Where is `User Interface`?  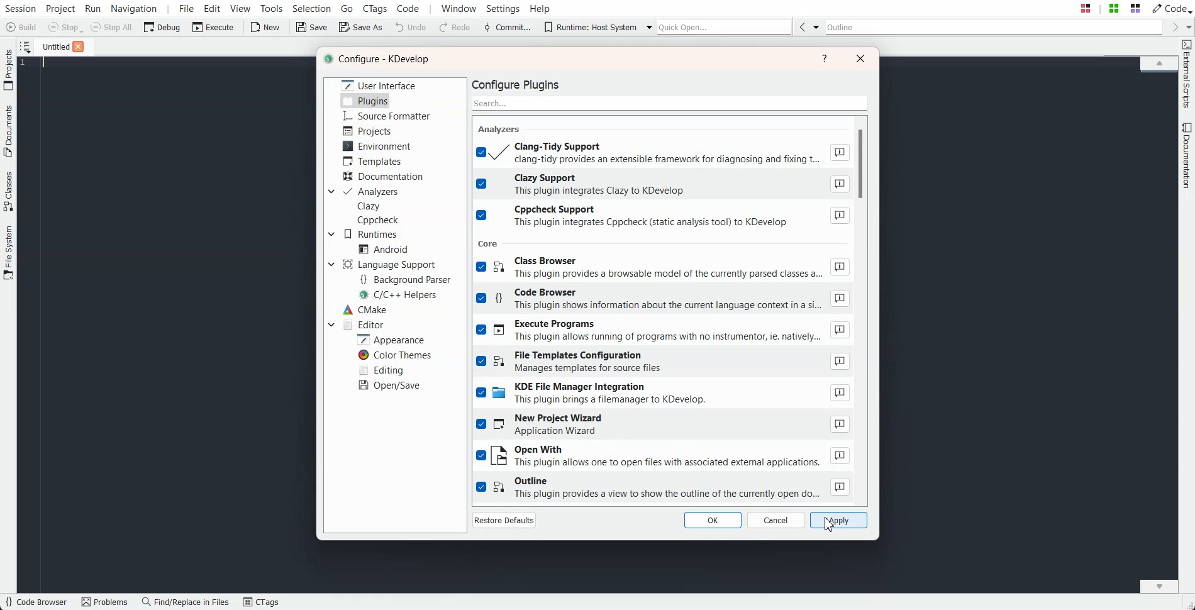
User Interface is located at coordinates (379, 84).